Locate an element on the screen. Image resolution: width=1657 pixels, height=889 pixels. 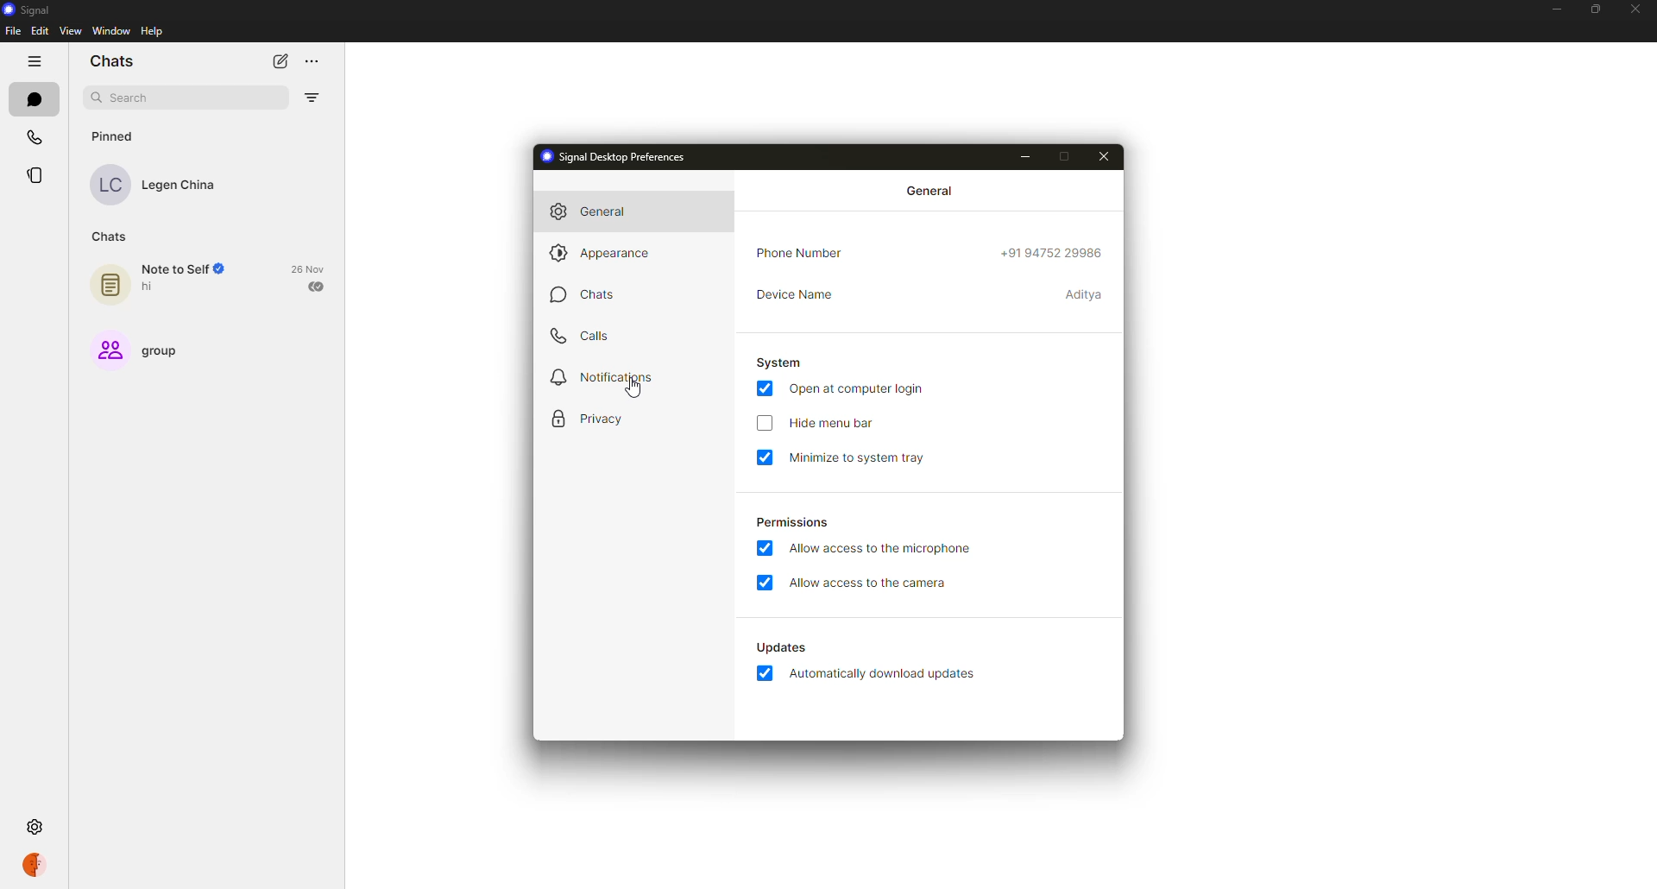
edit is located at coordinates (39, 30).